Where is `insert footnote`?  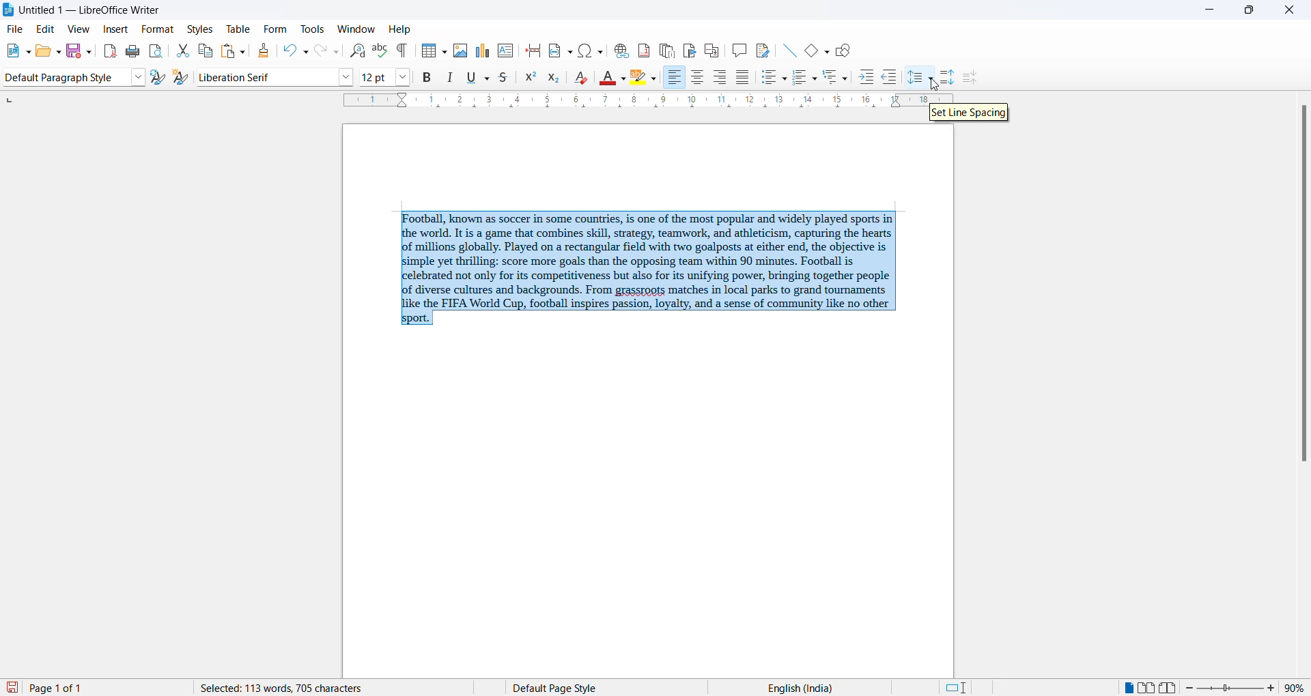 insert footnote is located at coordinates (644, 52).